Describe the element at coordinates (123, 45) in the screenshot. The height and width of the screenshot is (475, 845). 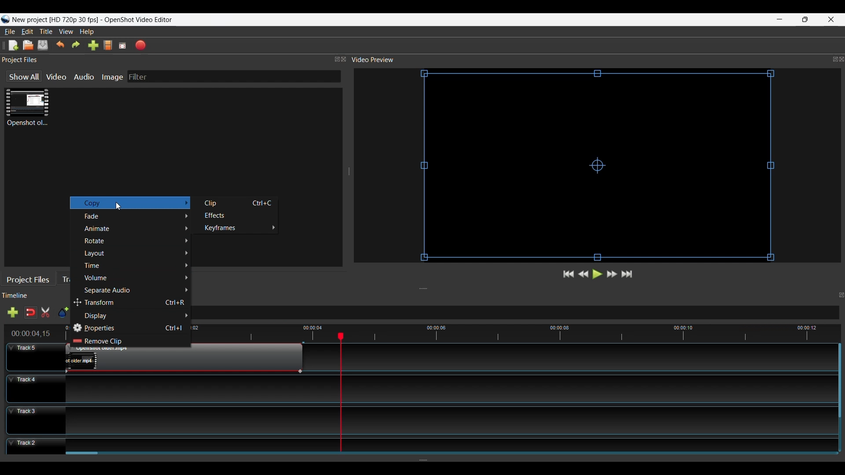
I see `Fullscreen` at that location.